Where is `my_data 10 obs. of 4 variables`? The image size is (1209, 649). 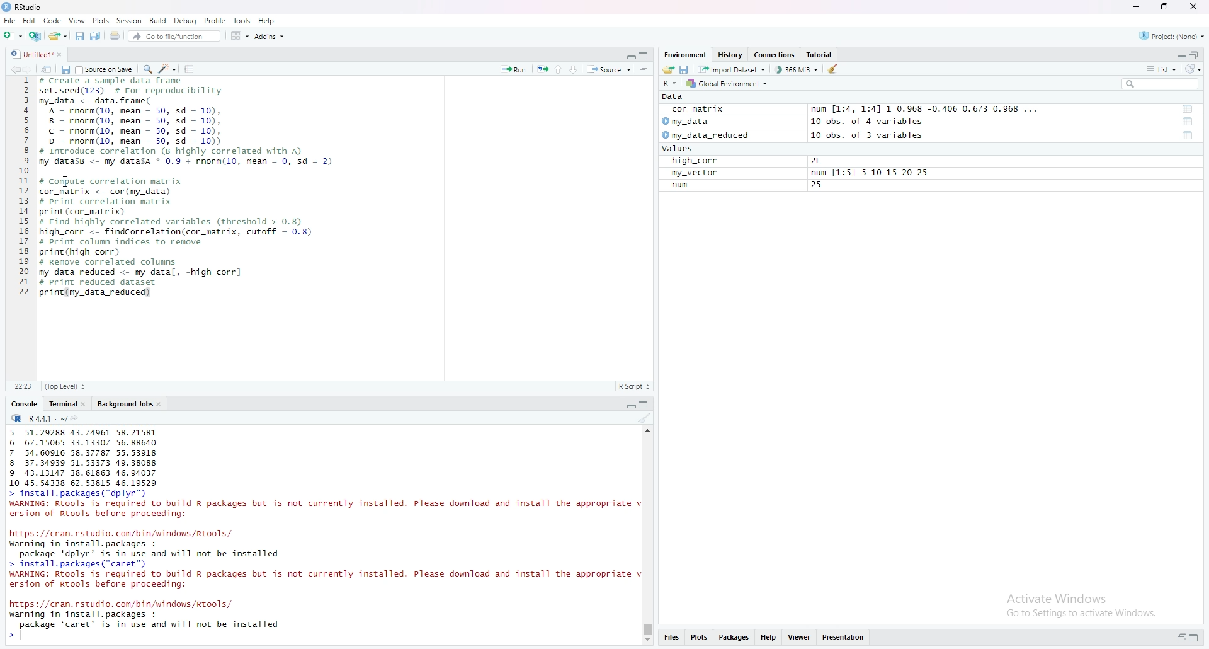
my_data 10 obs. of 4 variables is located at coordinates (793, 122).